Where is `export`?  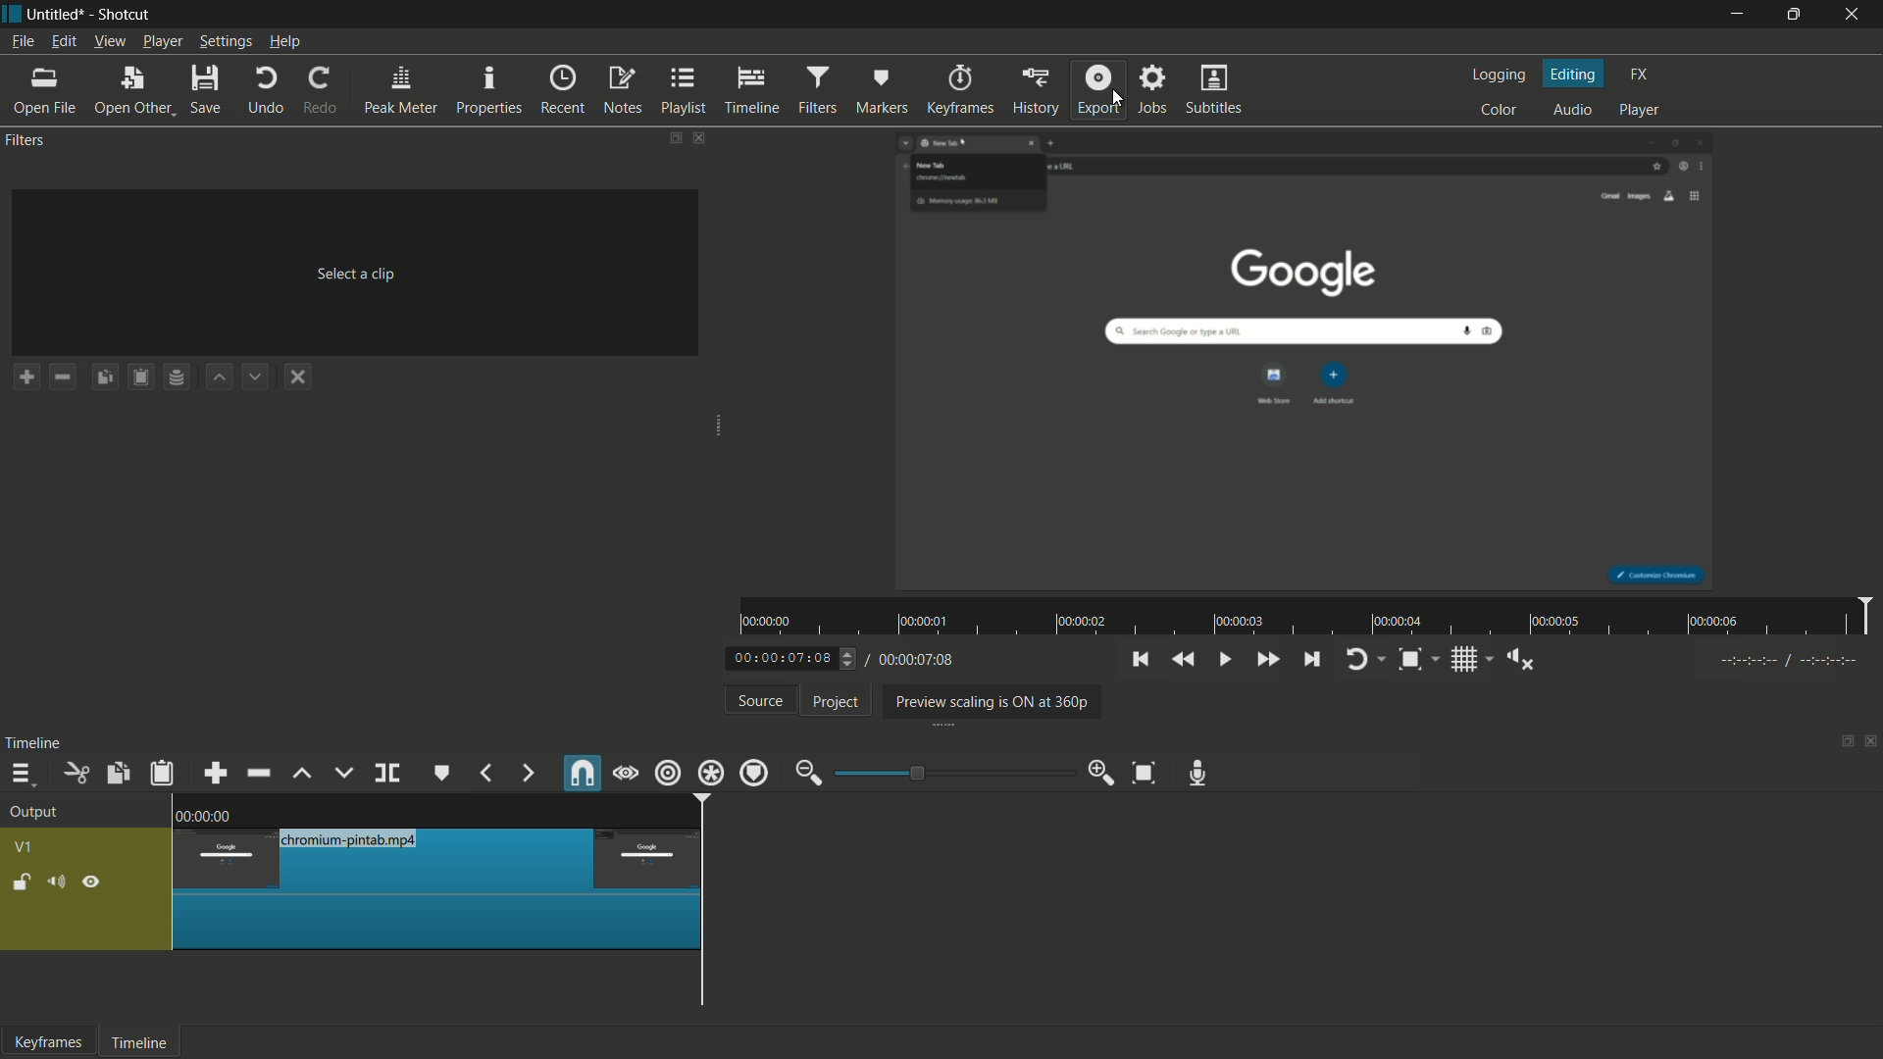 export is located at coordinates (1098, 88).